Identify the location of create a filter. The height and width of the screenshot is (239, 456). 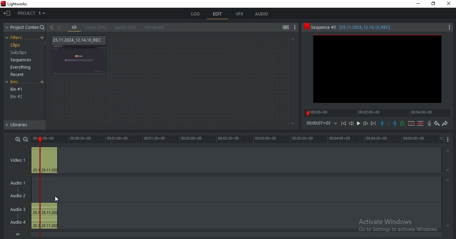
(42, 38).